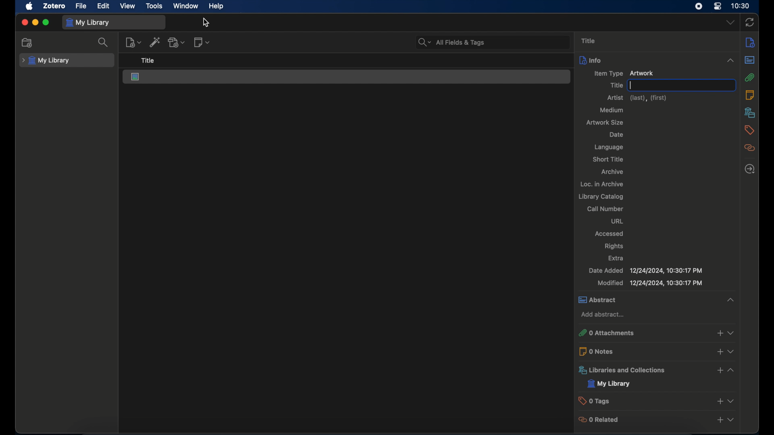 Image resolution: width=774 pixels, height=435 pixels. I want to click on attachments, so click(750, 77).